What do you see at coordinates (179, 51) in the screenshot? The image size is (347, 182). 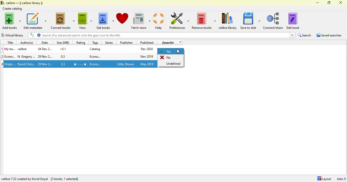 I see `cursor` at bounding box center [179, 51].